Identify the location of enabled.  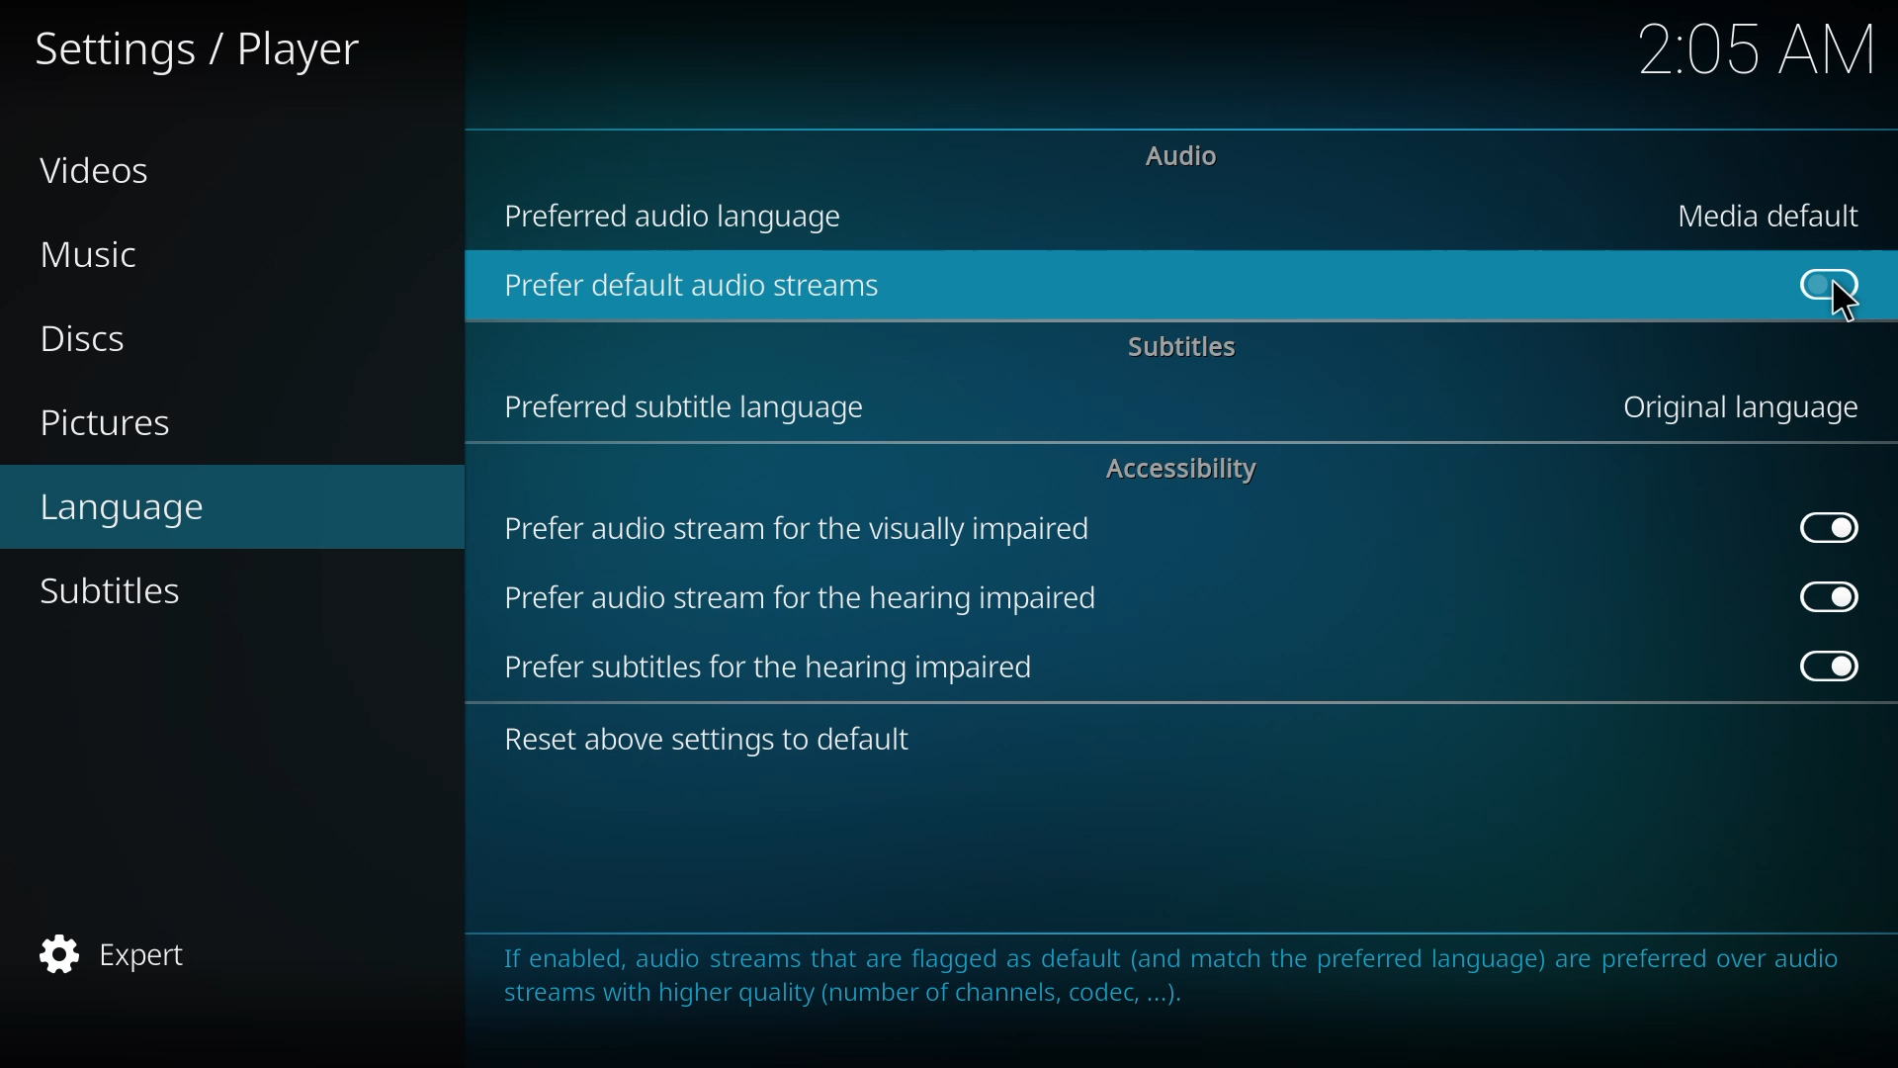
(1829, 667).